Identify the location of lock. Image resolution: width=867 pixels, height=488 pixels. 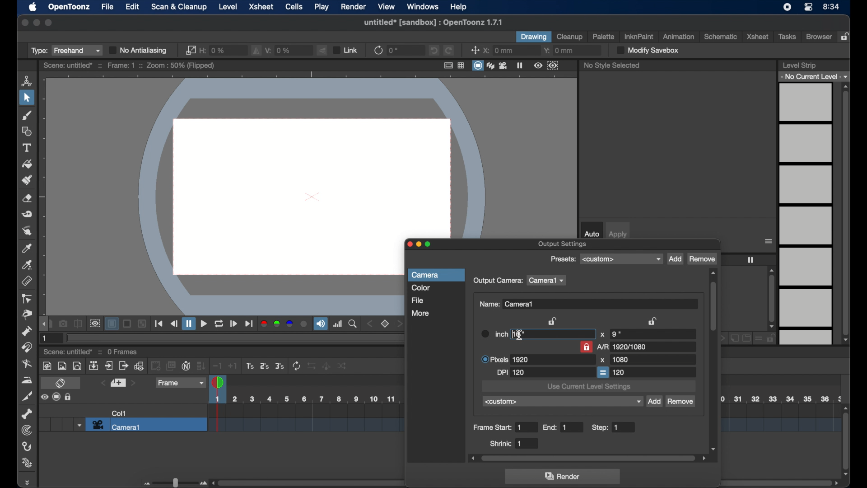
(846, 37).